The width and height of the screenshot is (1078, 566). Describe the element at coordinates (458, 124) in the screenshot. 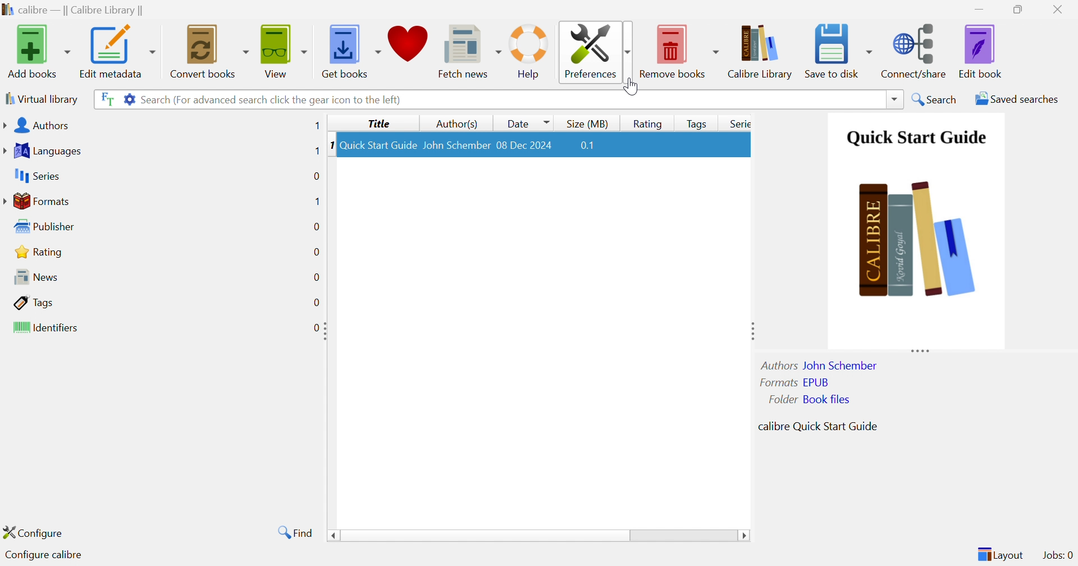

I see `Author(s)` at that location.